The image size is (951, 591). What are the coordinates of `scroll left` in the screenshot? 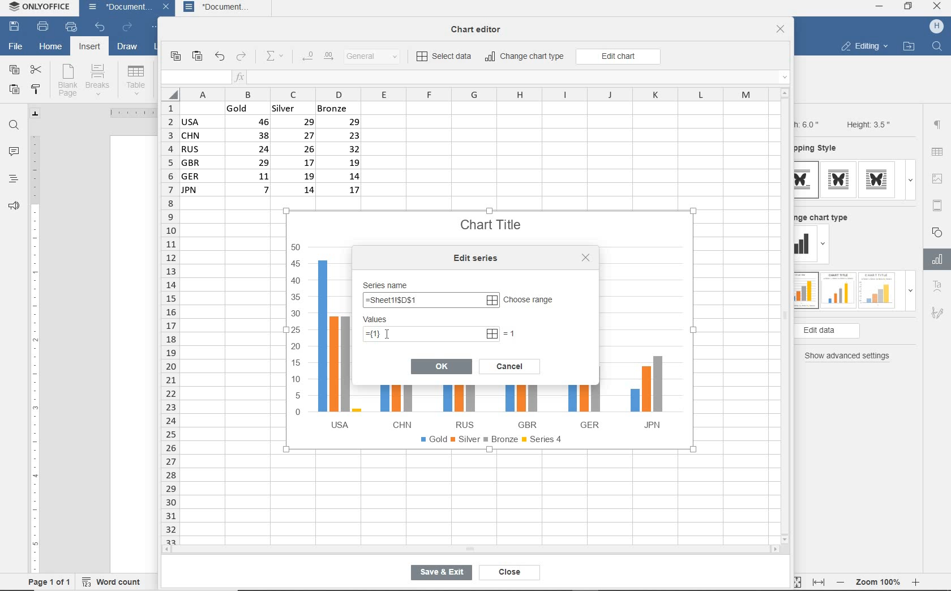 It's located at (170, 550).